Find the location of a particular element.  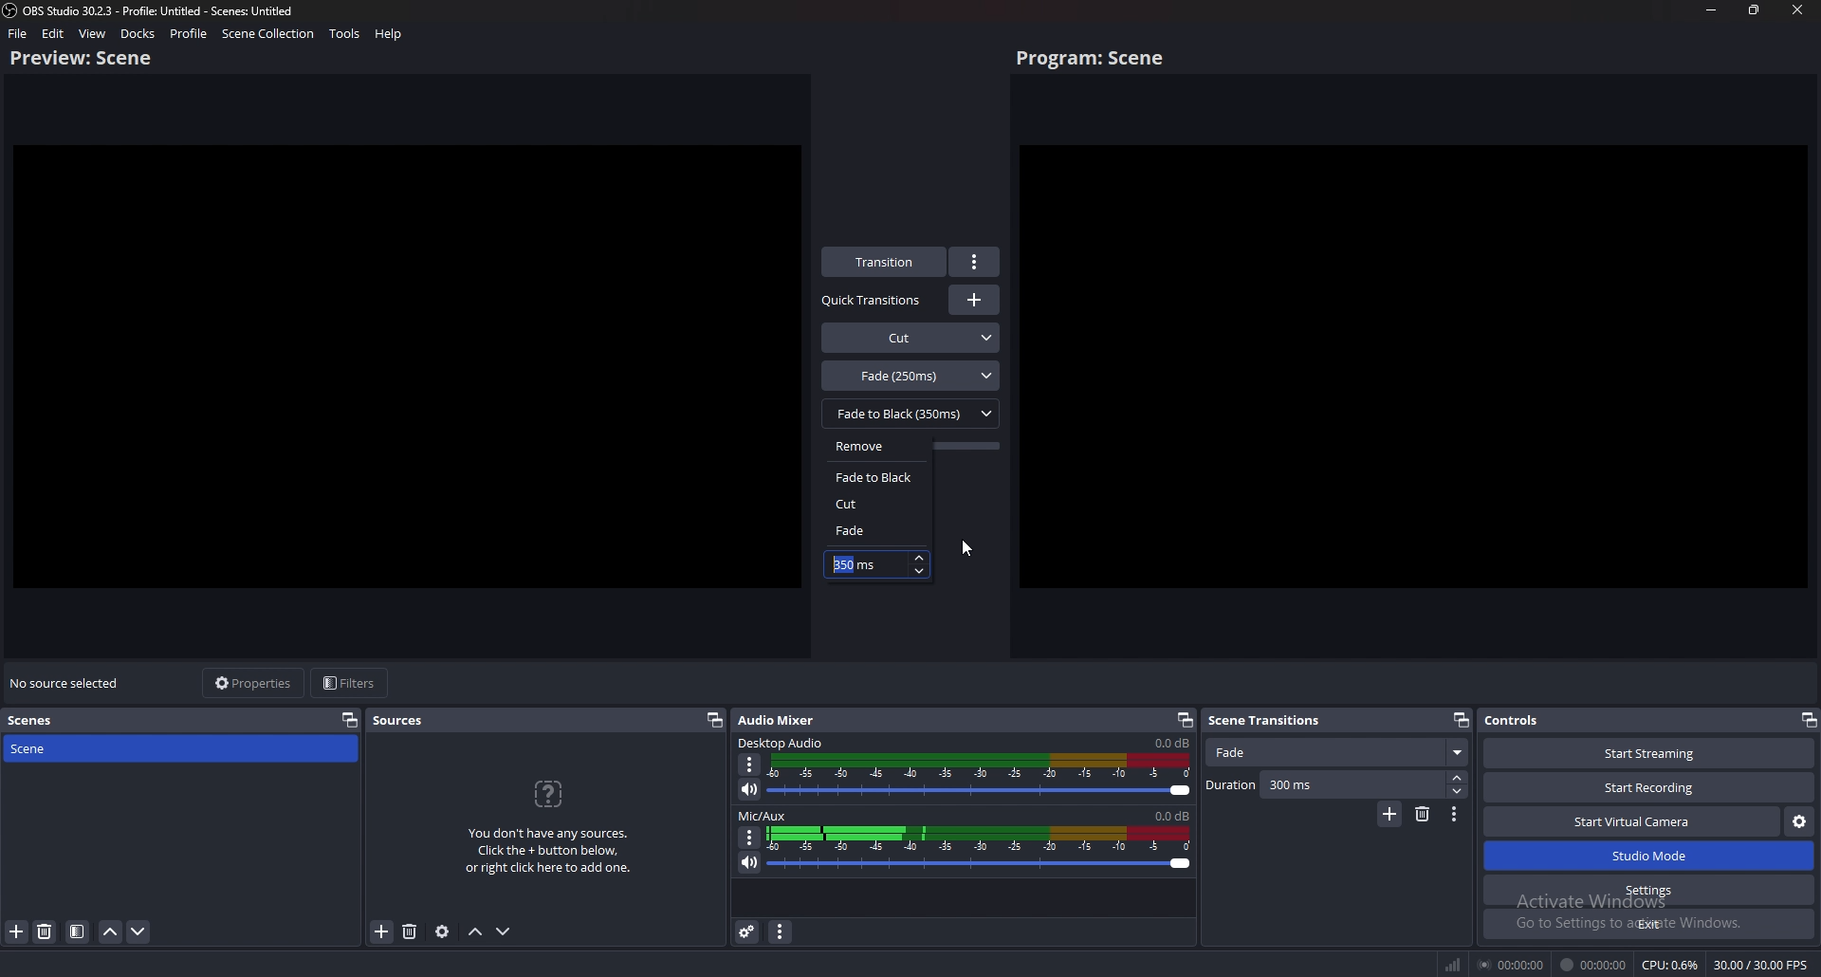

Start streaming is located at coordinates (1645, 752).